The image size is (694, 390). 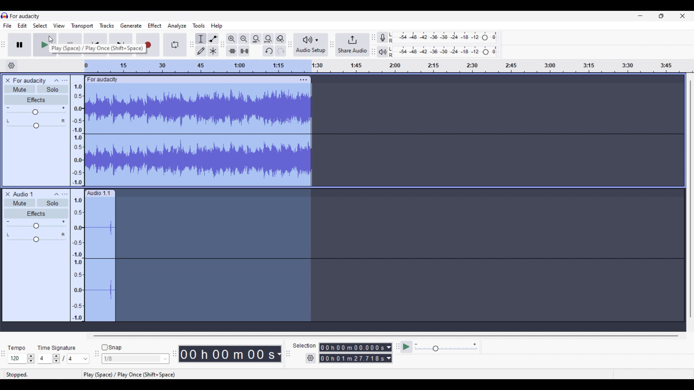 What do you see at coordinates (446, 347) in the screenshot?
I see `Playback speed settings` at bounding box center [446, 347].